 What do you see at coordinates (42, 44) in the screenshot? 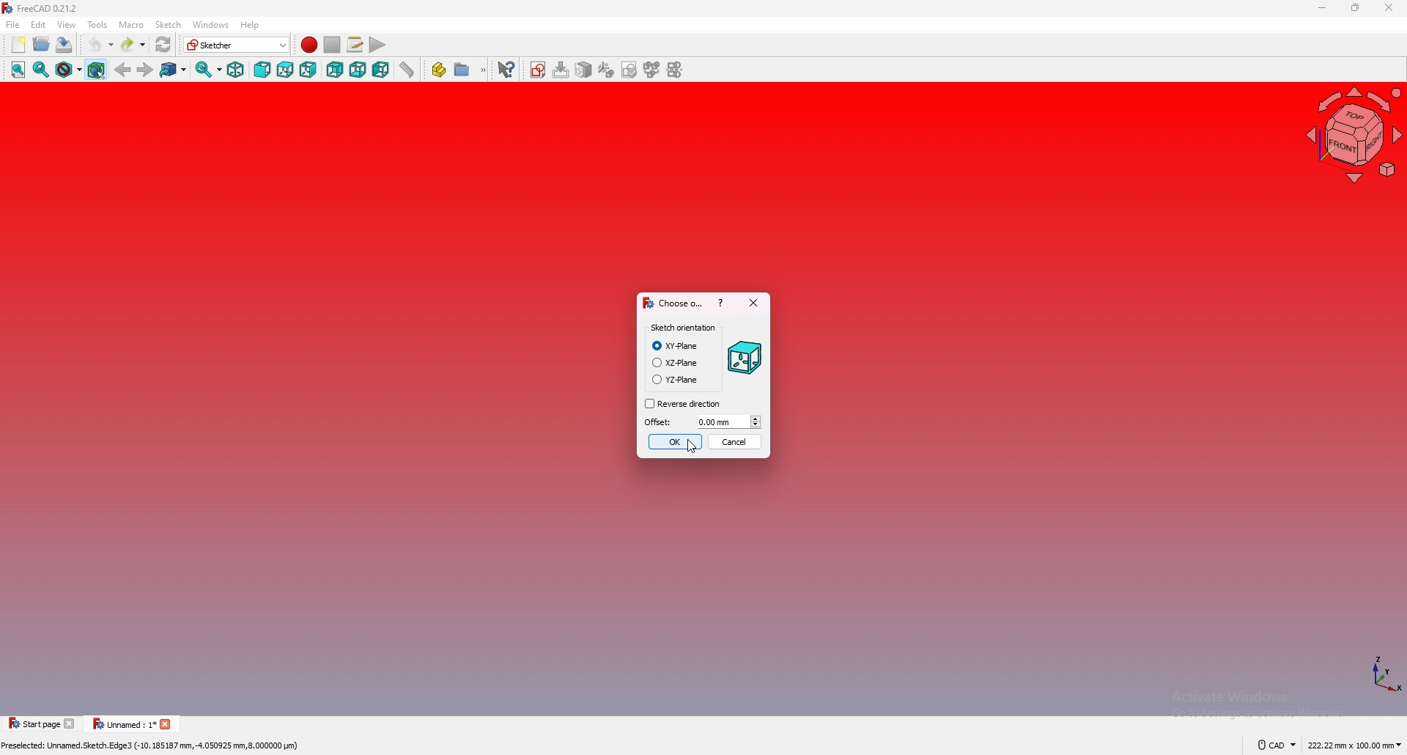
I see `open` at bounding box center [42, 44].